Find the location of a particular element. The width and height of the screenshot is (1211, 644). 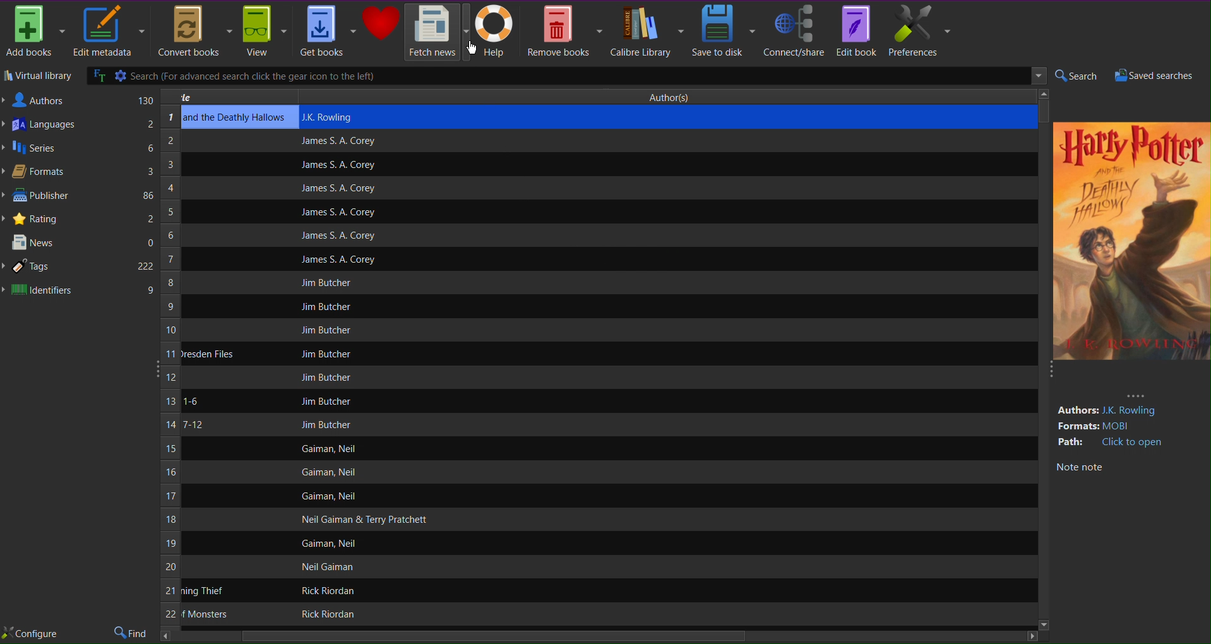

Dresden Files is located at coordinates (208, 354).